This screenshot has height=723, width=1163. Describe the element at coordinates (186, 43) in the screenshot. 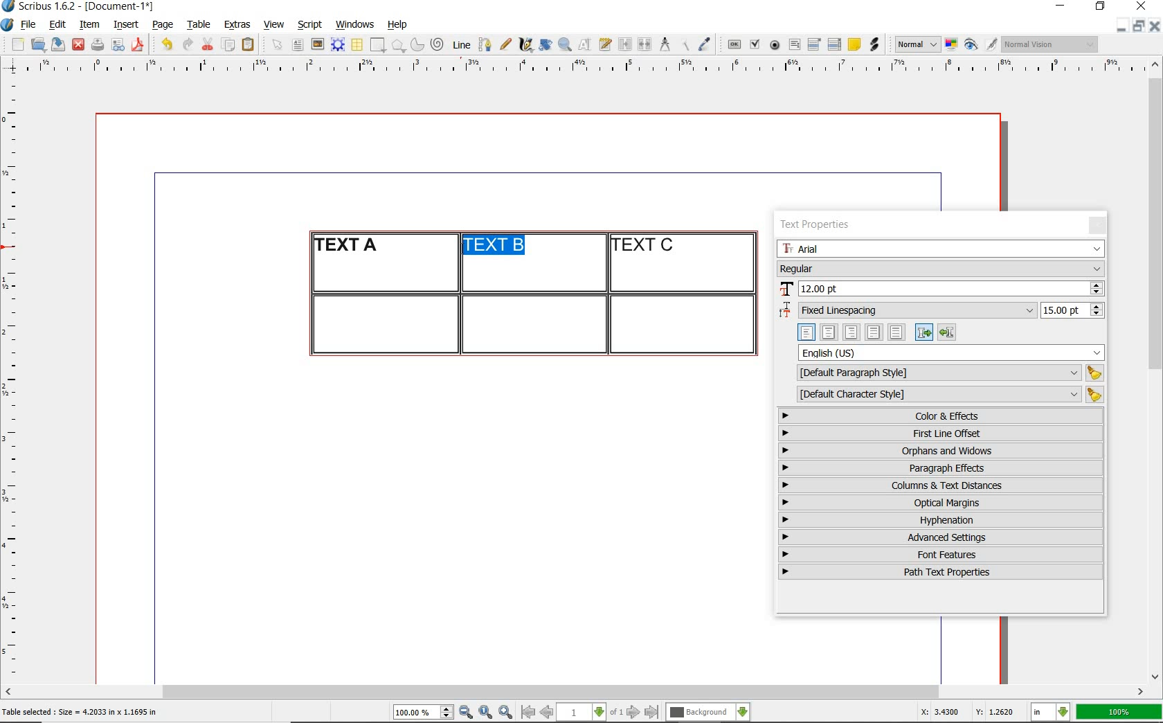

I see `redo` at that location.